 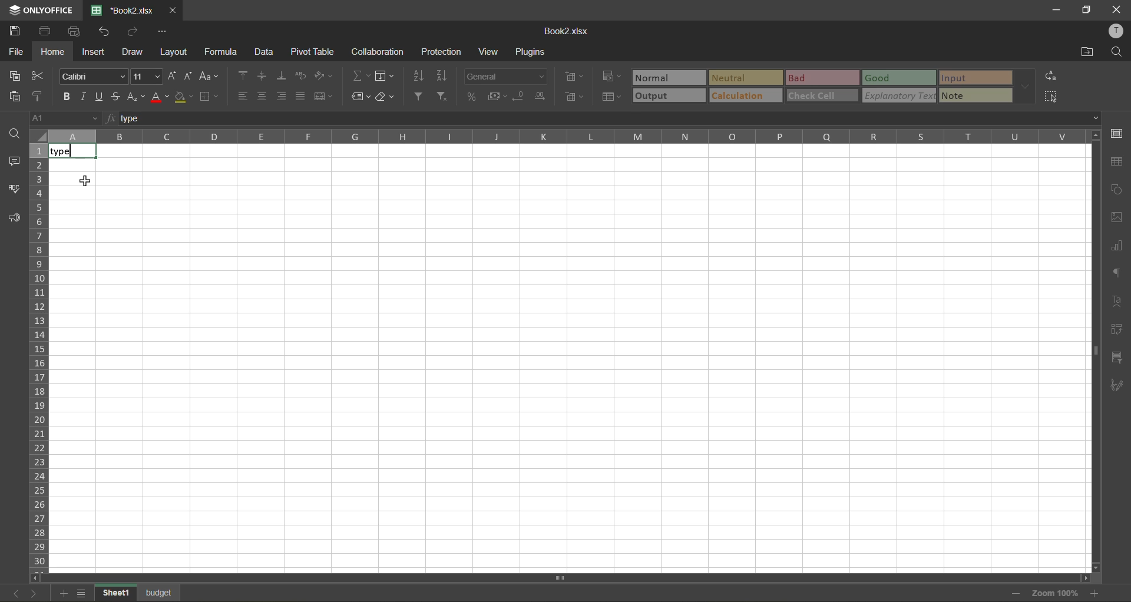 I want to click on open location, so click(x=1087, y=51).